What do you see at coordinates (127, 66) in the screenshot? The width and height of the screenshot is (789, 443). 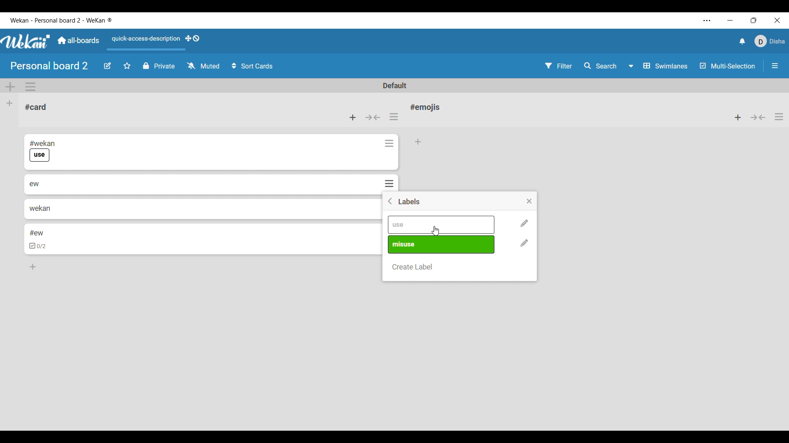 I see `Click to star board` at bounding box center [127, 66].